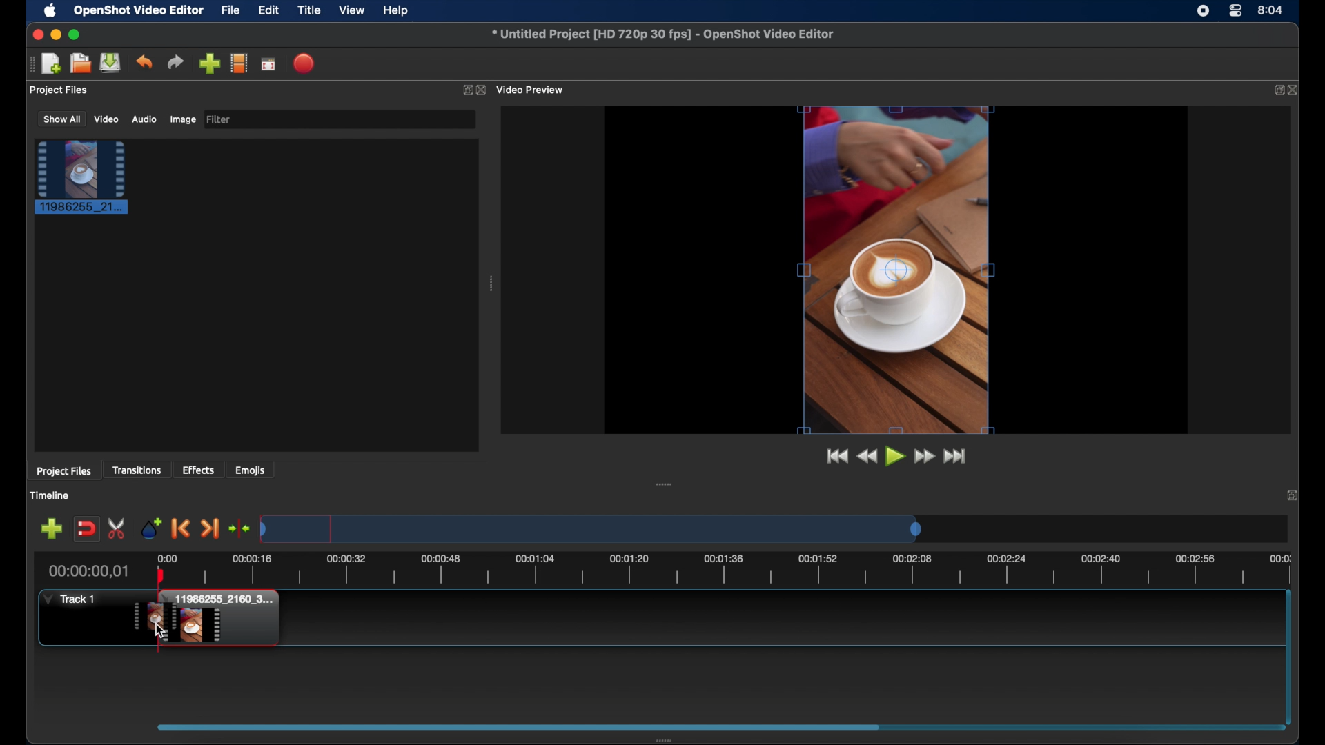 The width and height of the screenshot is (1325, 745). Describe the element at coordinates (182, 119) in the screenshot. I see `image` at that location.